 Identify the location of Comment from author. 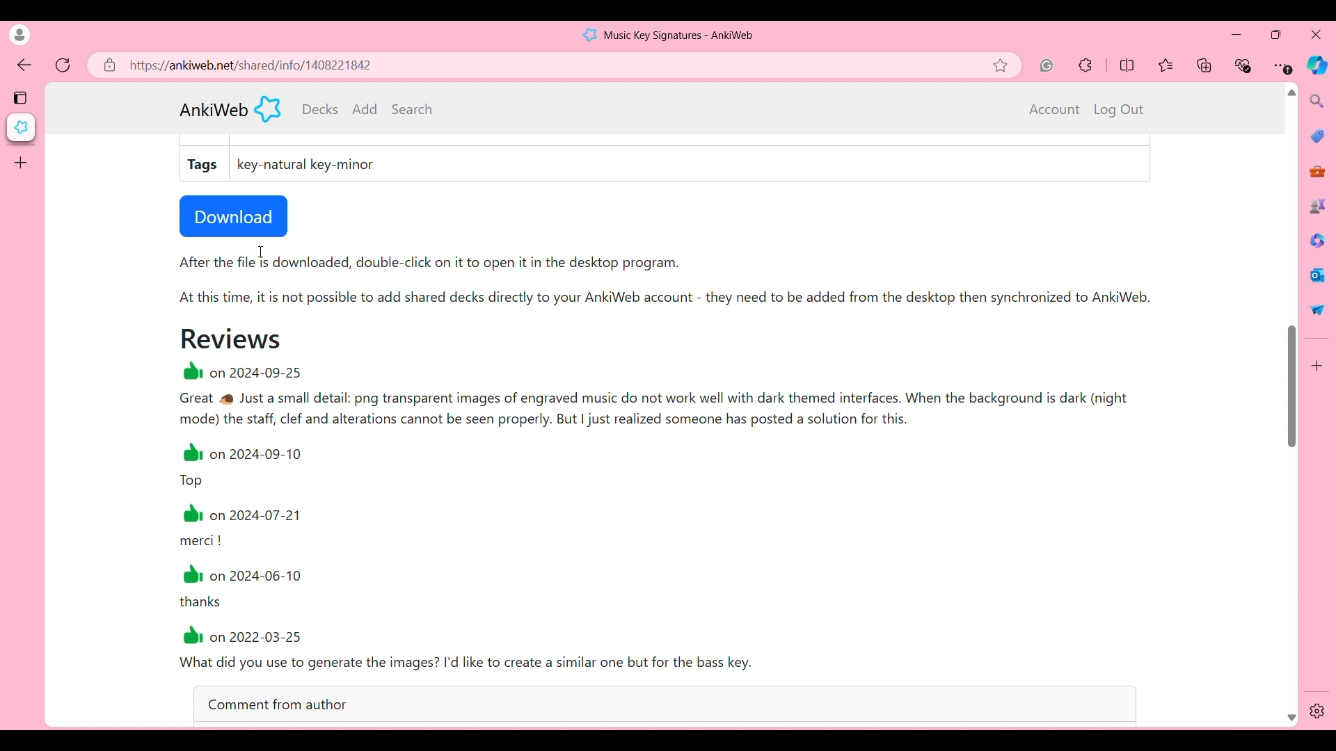
(665, 703).